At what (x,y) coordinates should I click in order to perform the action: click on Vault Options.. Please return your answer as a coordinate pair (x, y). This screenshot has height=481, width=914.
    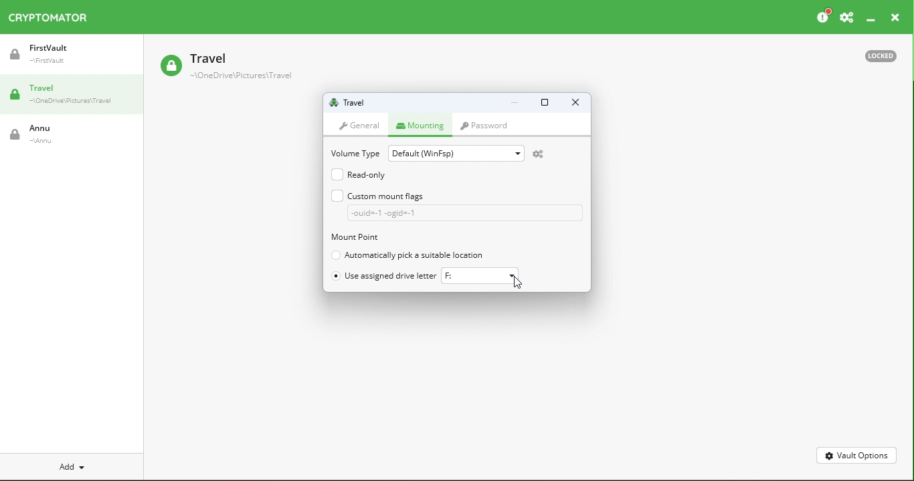
    Looking at the image, I should click on (857, 455).